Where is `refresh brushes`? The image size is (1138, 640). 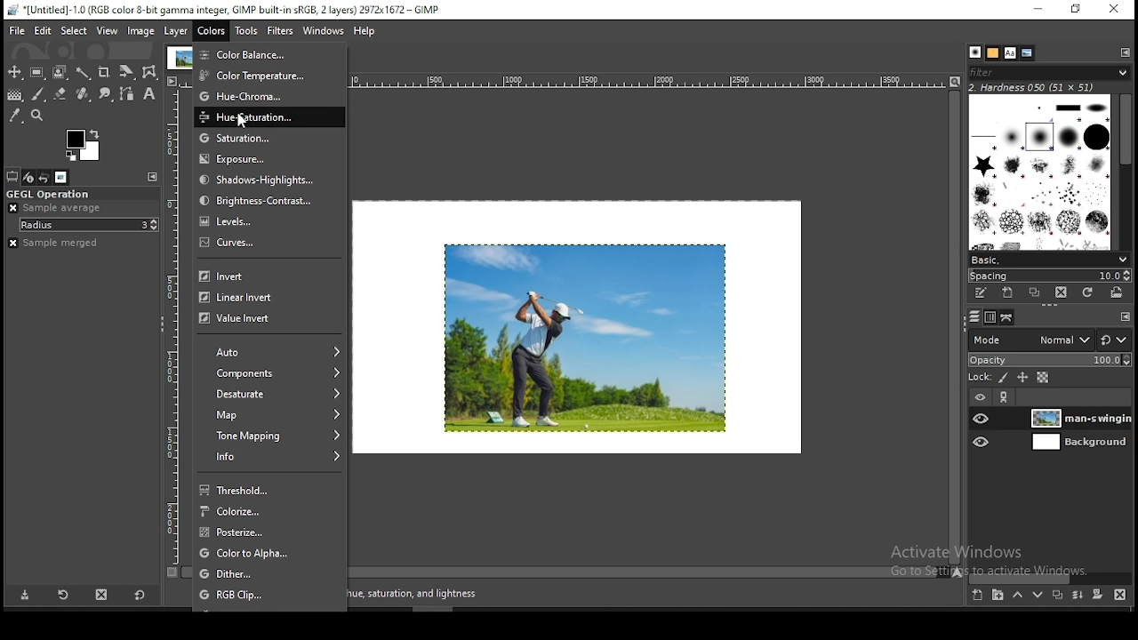 refresh brushes is located at coordinates (1088, 292).